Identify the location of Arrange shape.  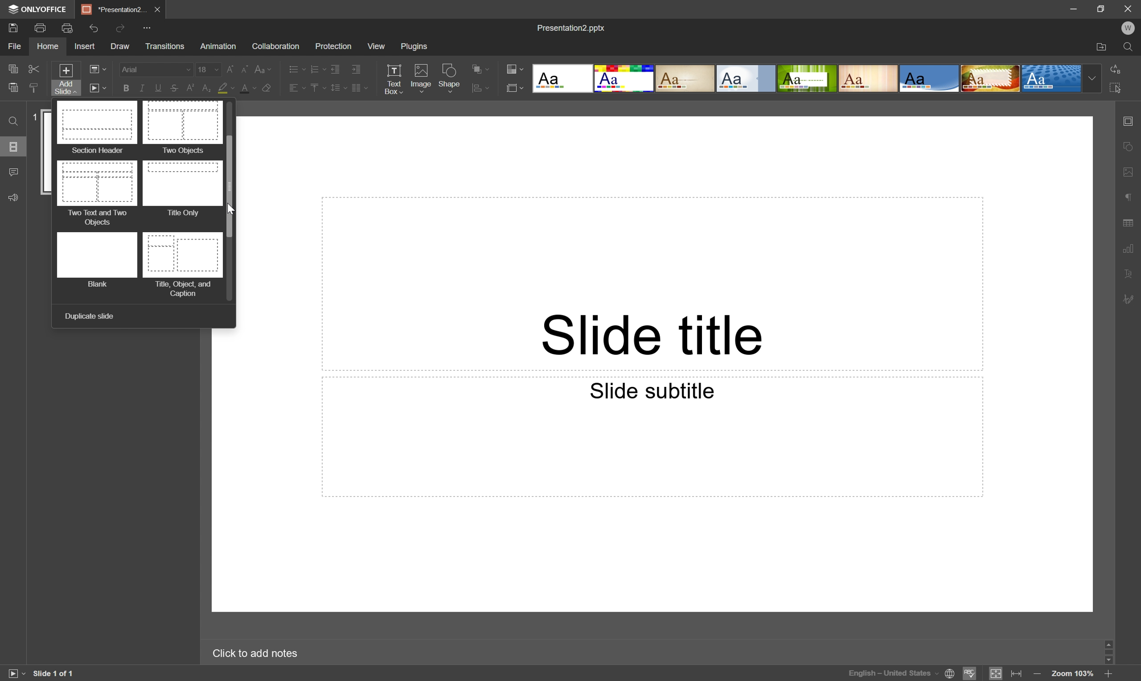
(483, 88).